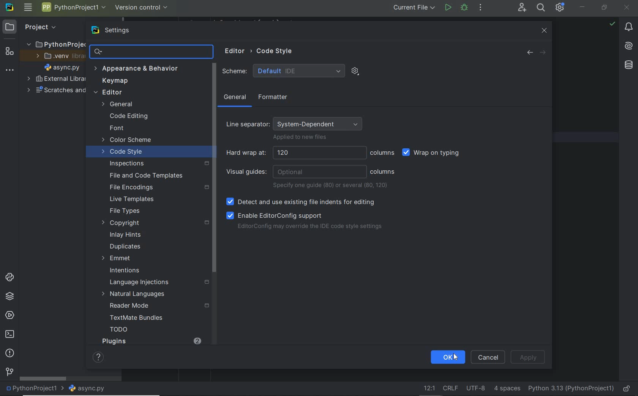 This screenshot has width=638, height=396. What do you see at coordinates (96, 357) in the screenshot?
I see `Help` at bounding box center [96, 357].